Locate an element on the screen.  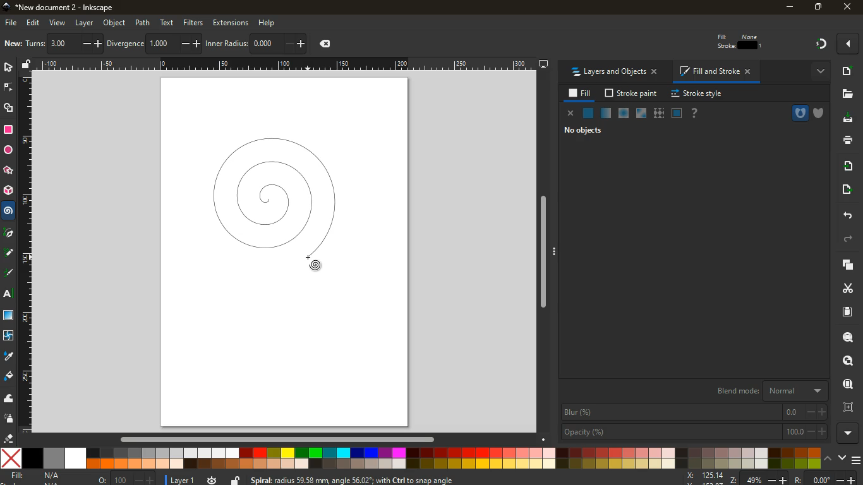
more is located at coordinates (847, 45).